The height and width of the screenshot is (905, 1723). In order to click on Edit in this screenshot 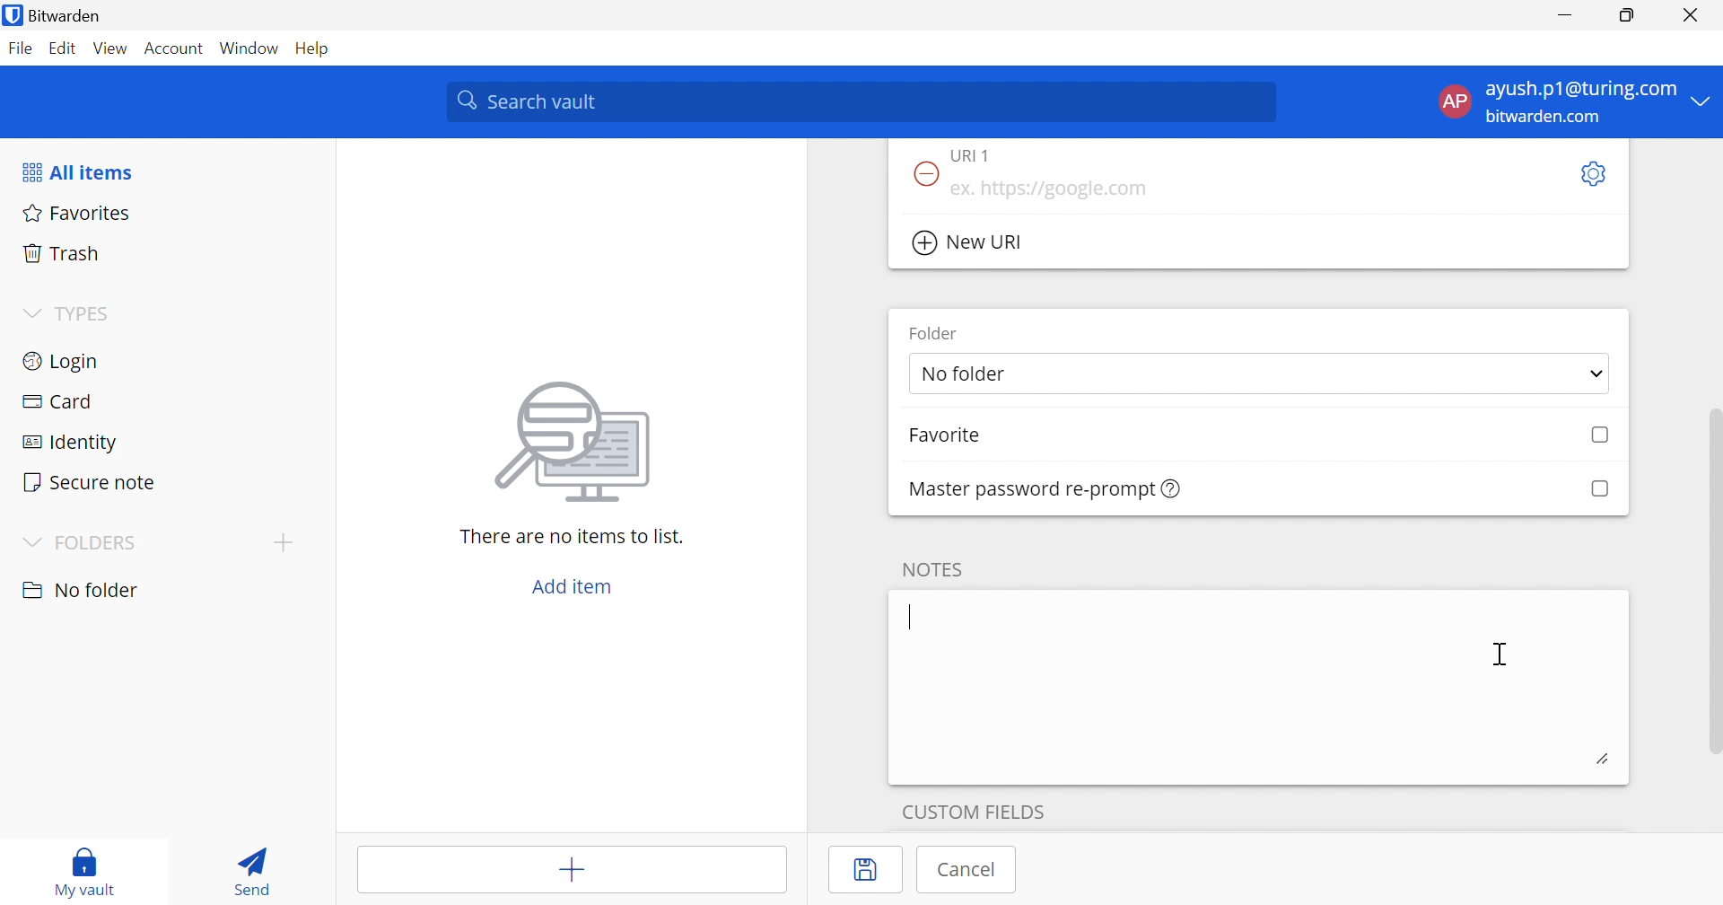, I will do `click(61, 49)`.